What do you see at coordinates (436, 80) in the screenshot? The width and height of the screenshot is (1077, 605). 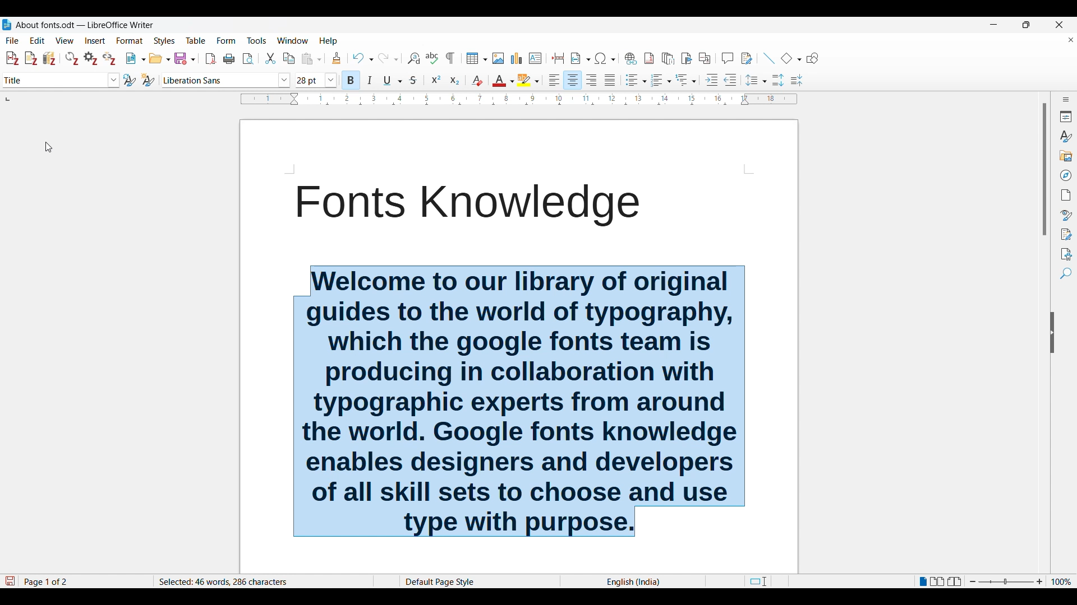 I see `Superscript` at bounding box center [436, 80].